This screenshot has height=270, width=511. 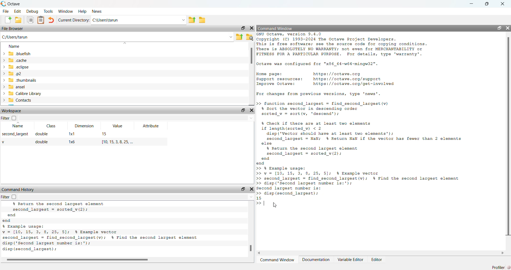 I want to click on file, so click(x=5, y=12).